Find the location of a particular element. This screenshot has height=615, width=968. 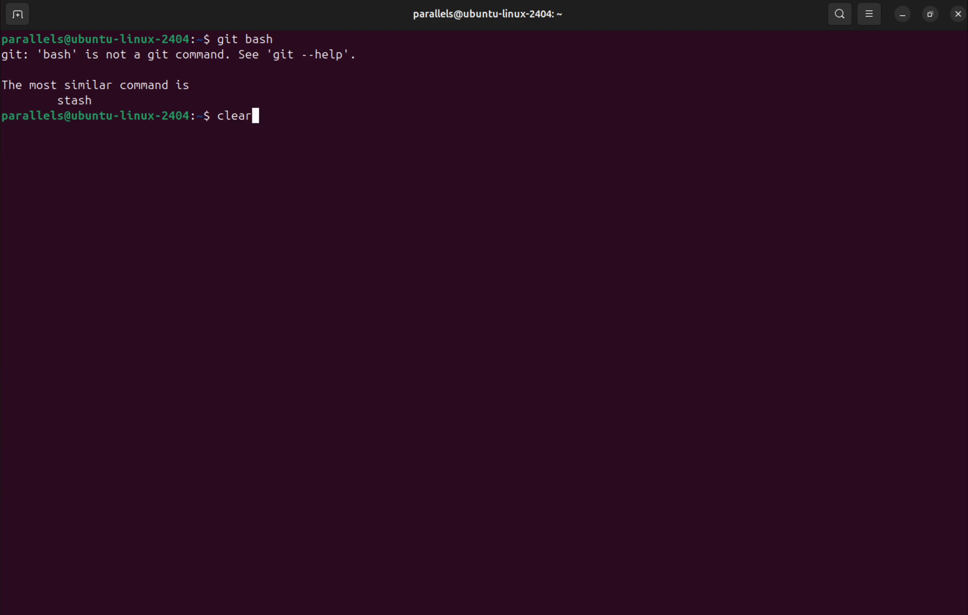

add terminal is located at coordinates (19, 13).